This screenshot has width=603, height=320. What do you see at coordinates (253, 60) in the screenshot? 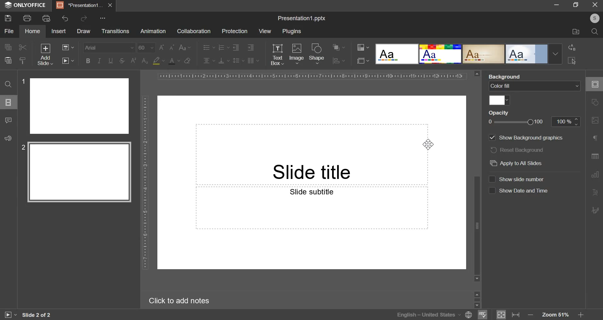
I see `paragraph alignment` at bounding box center [253, 60].